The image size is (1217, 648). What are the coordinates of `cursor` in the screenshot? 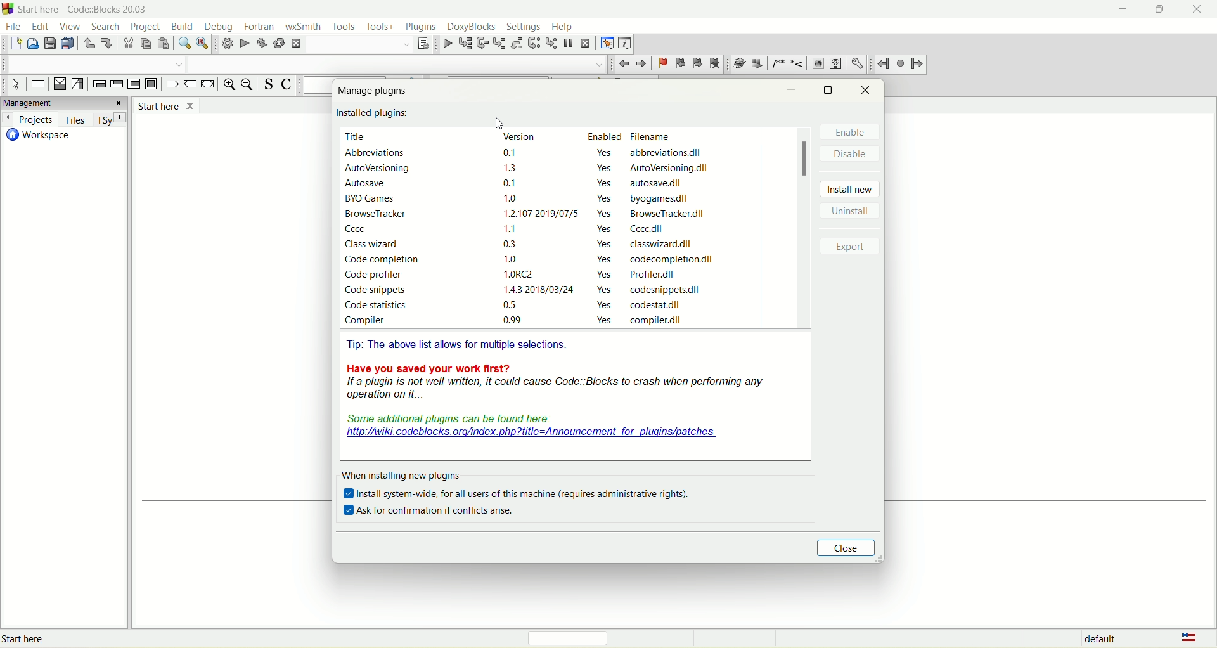 It's located at (500, 122).